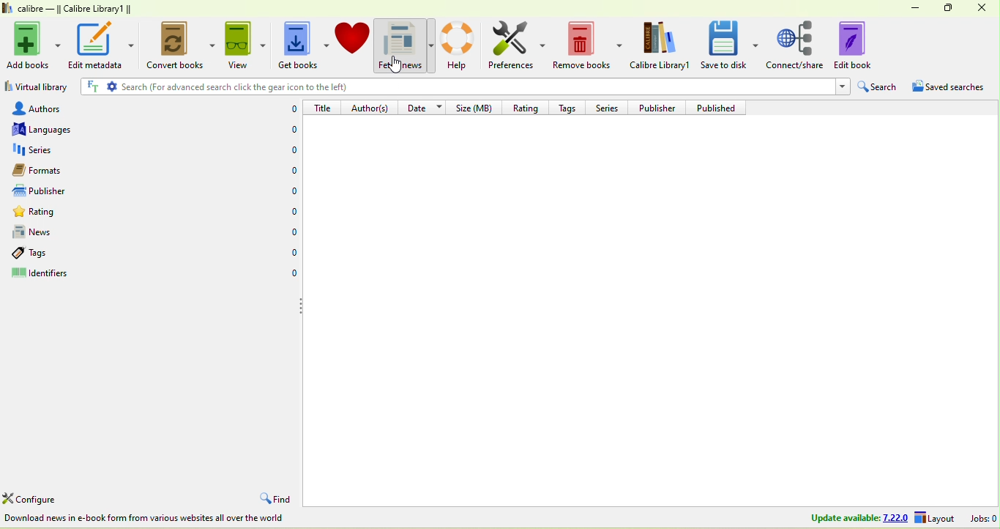 The width and height of the screenshot is (1000, 529). Describe the element at coordinates (724, 45) in the screenshot. I see `save to disk` at that location.